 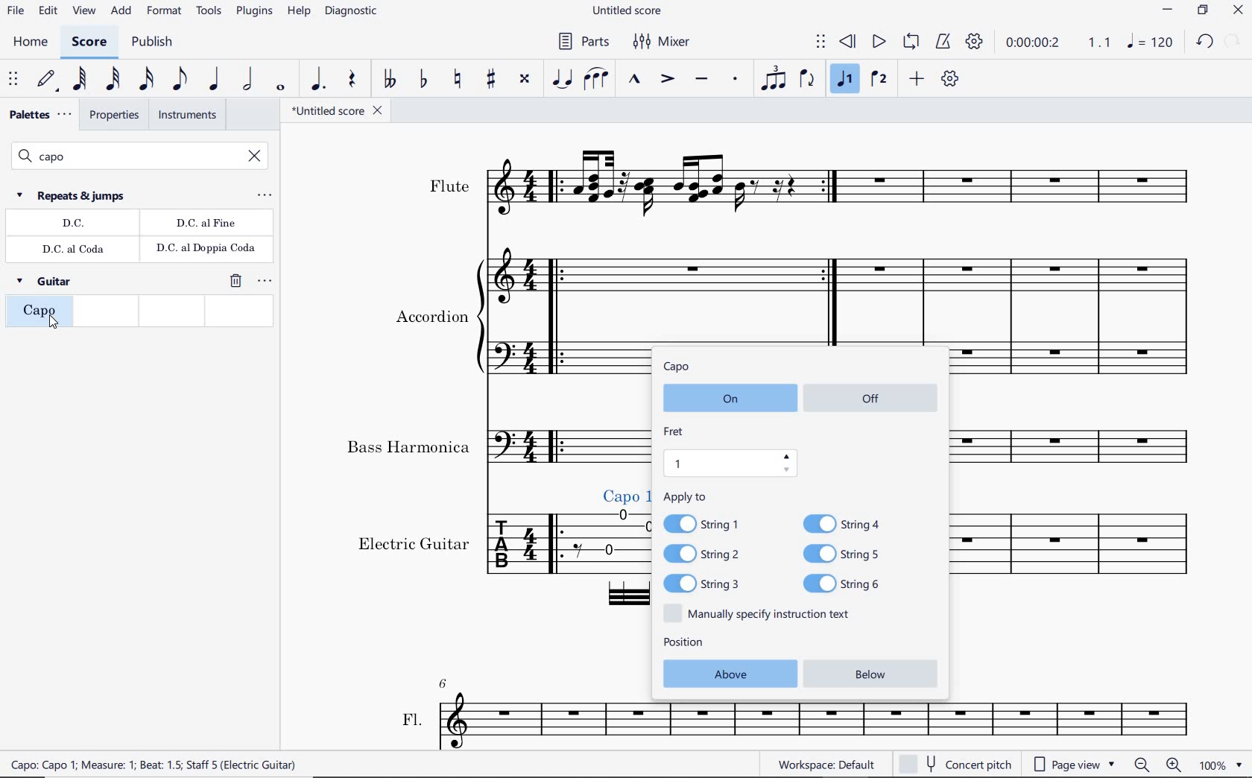 I want to click on above, so click(x=727, y=673).